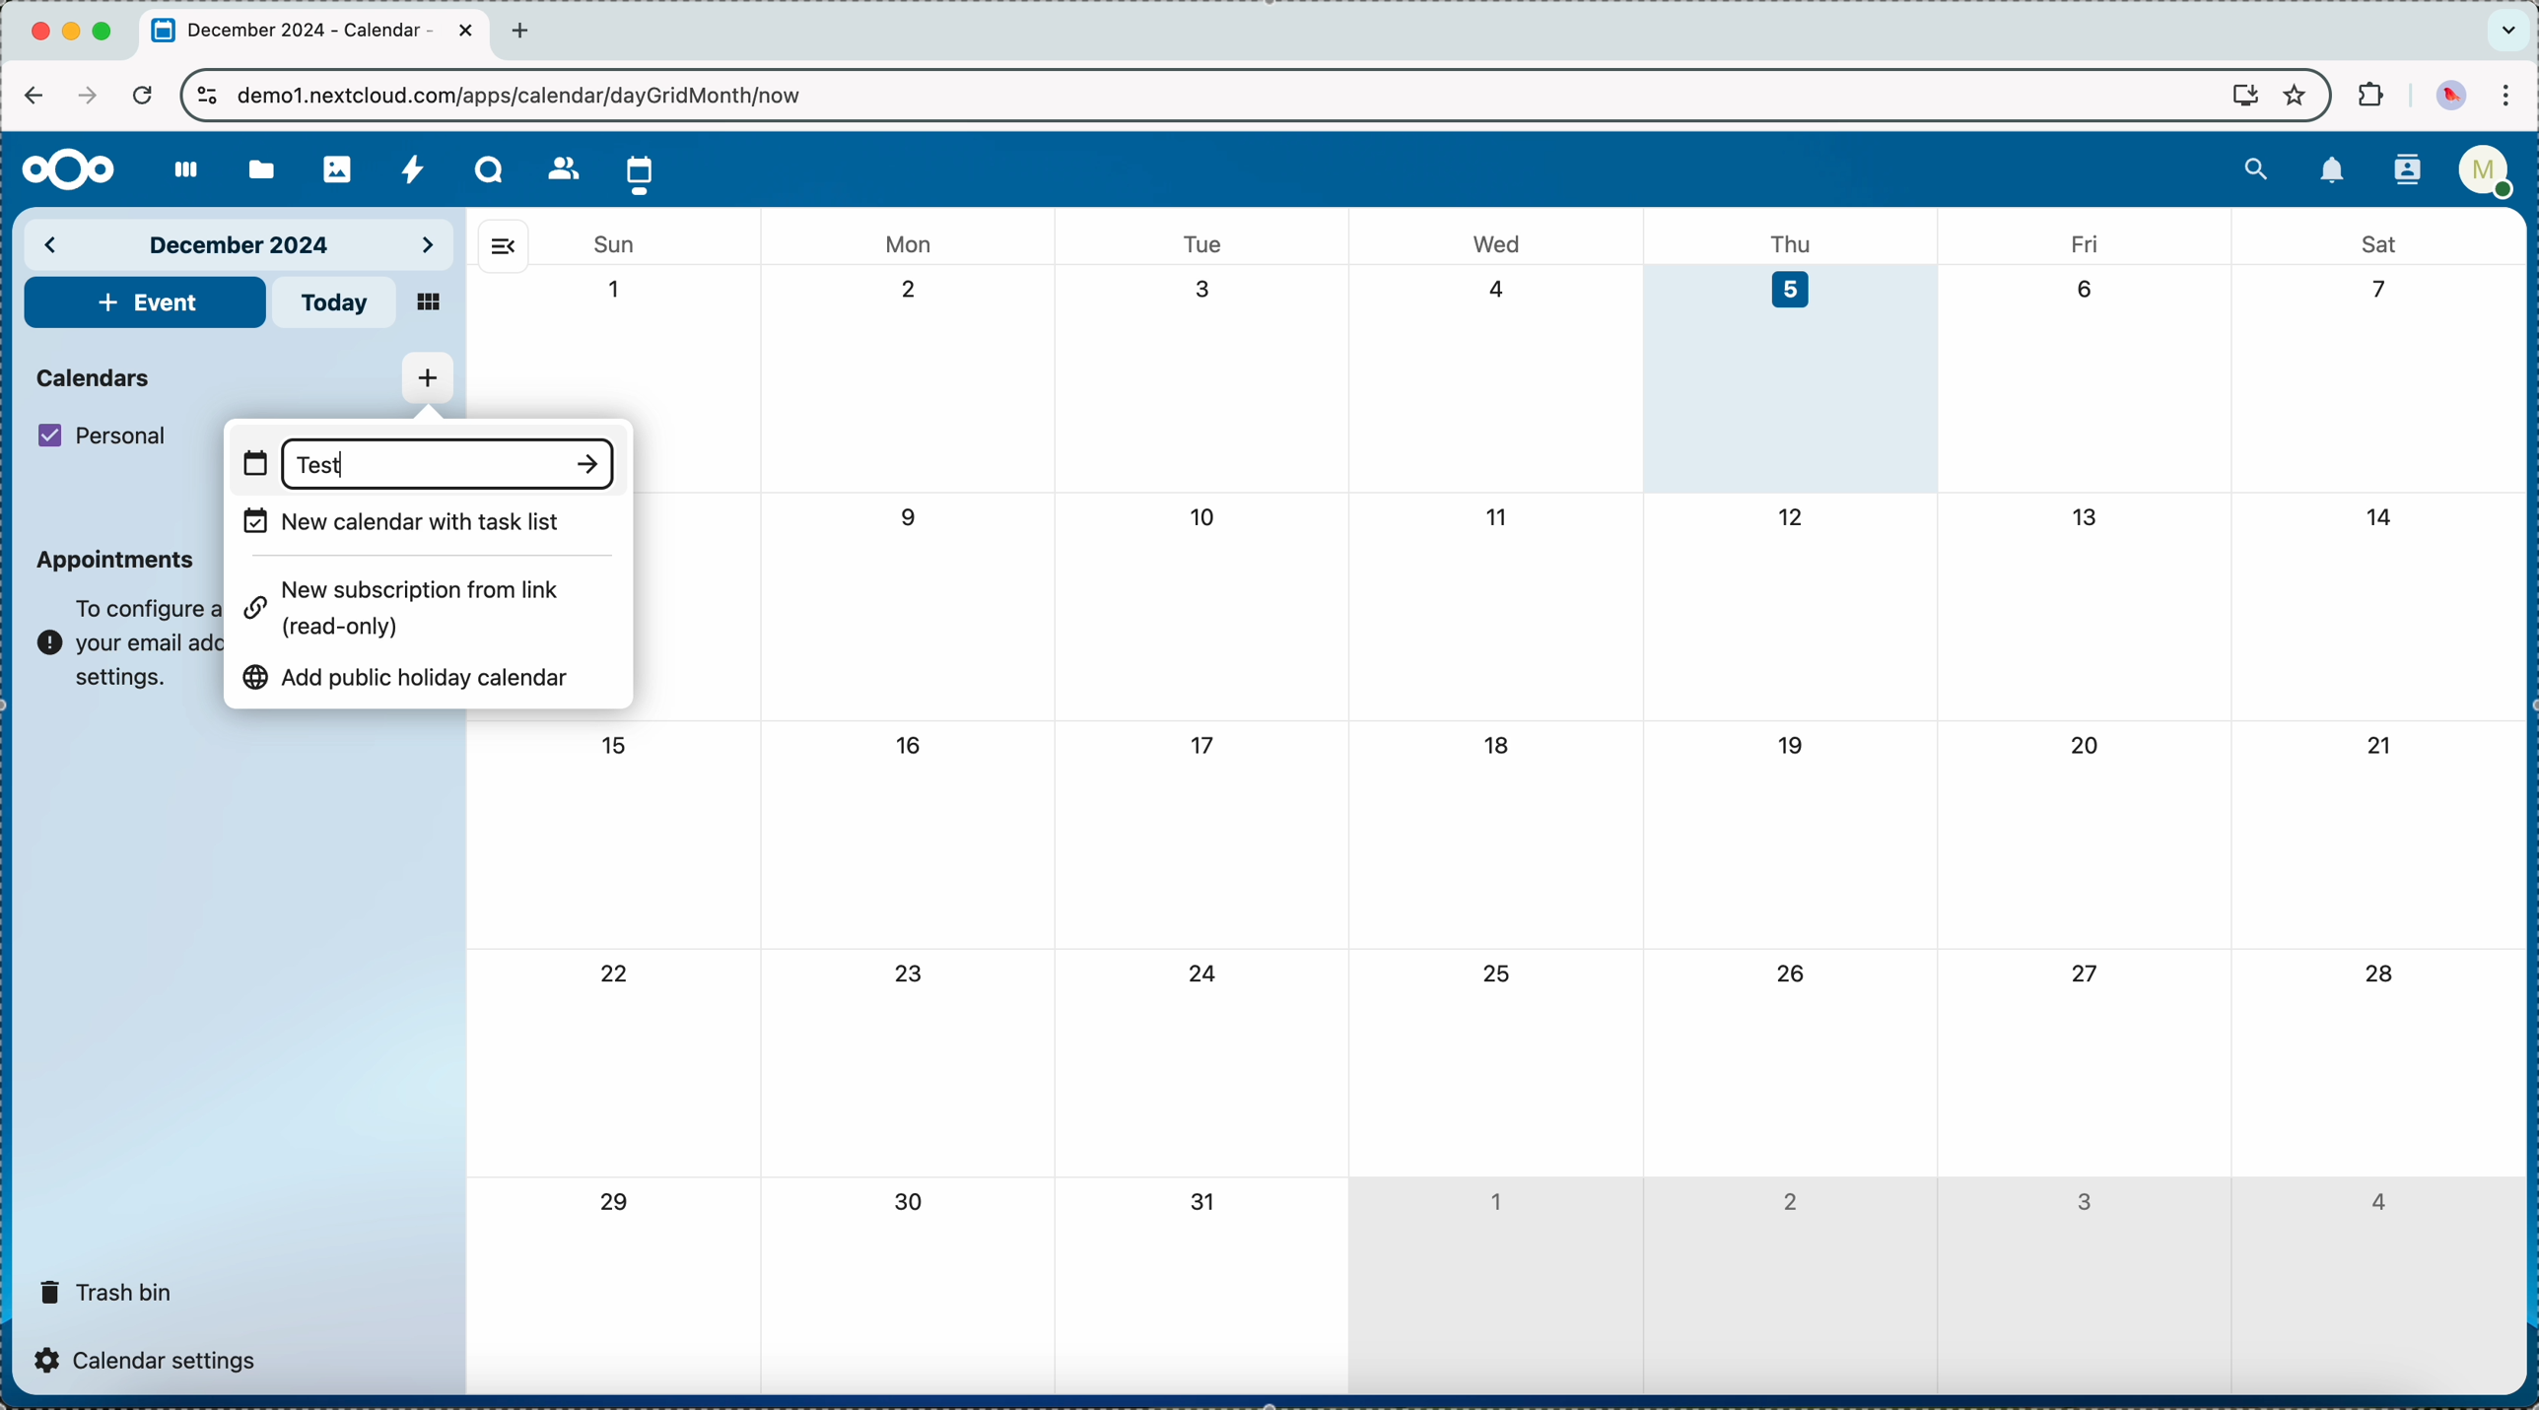 The height and width of the screenshot is (1410, 2539). What do you see at coordinates (526, 31) in the screenshot?
I see `new tab` at bounding box center [526, 31].